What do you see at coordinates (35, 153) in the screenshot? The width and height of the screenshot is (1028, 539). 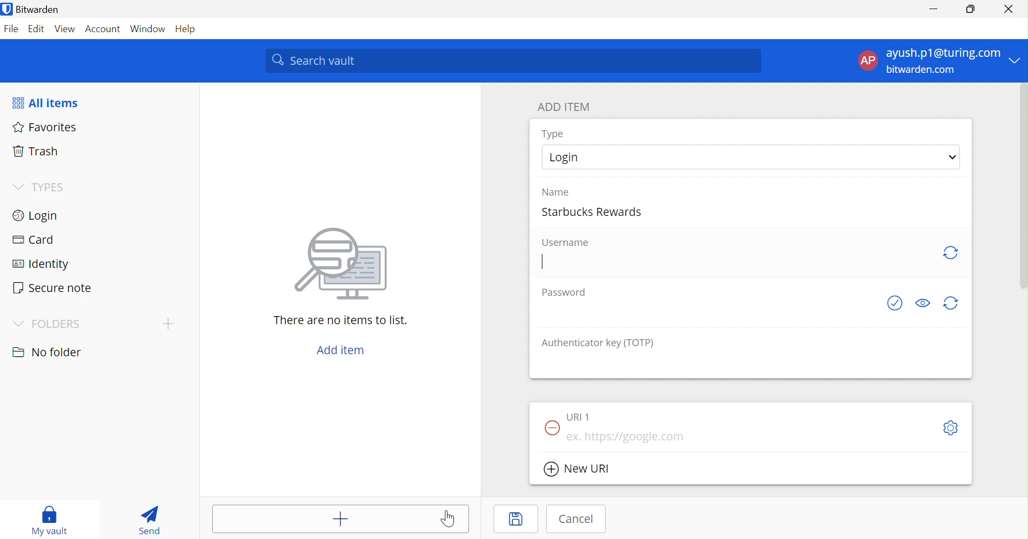 I see `Trash` at bounding box center [35, 153].